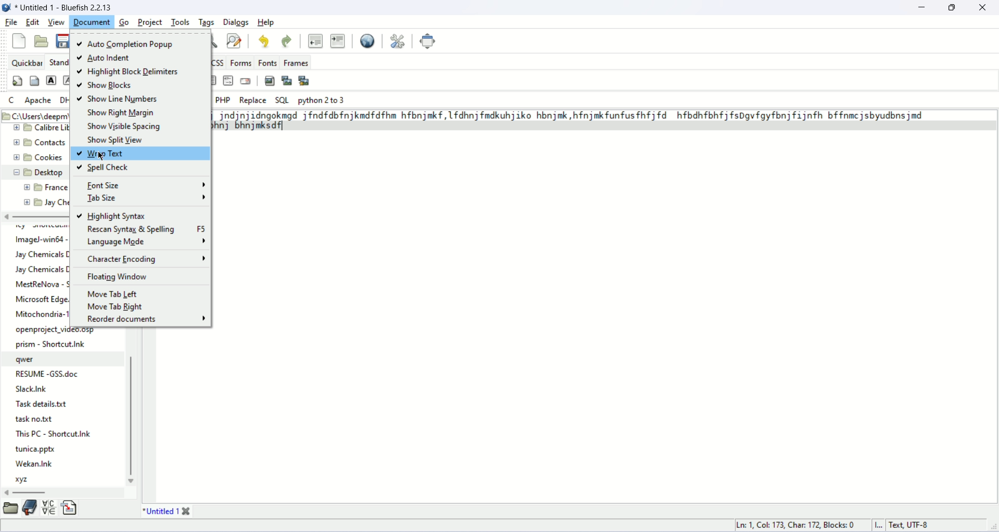  I want to click on move tab right, so click(116, 307).